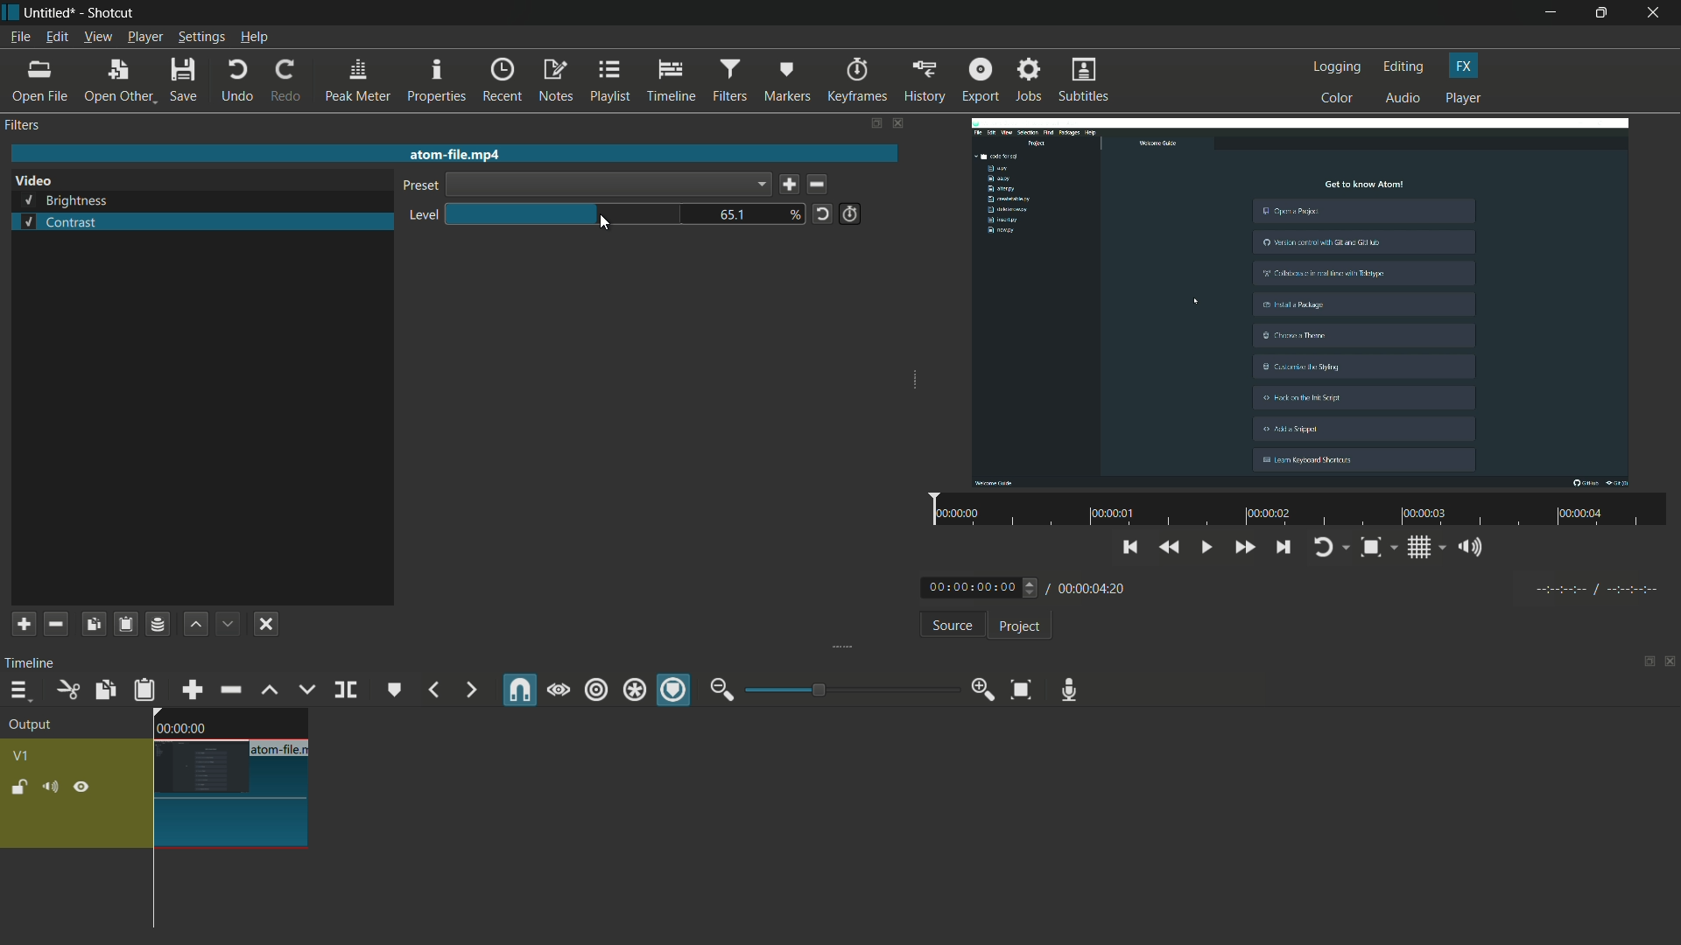  What do you see at coordinates (348, 691) in the screenshot?
I see `split at playhead` at bounding box center [348, 691].